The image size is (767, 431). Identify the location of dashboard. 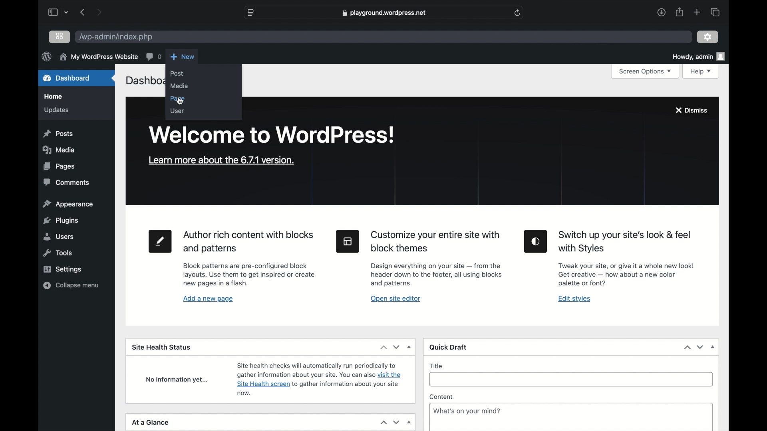
(66, 78).